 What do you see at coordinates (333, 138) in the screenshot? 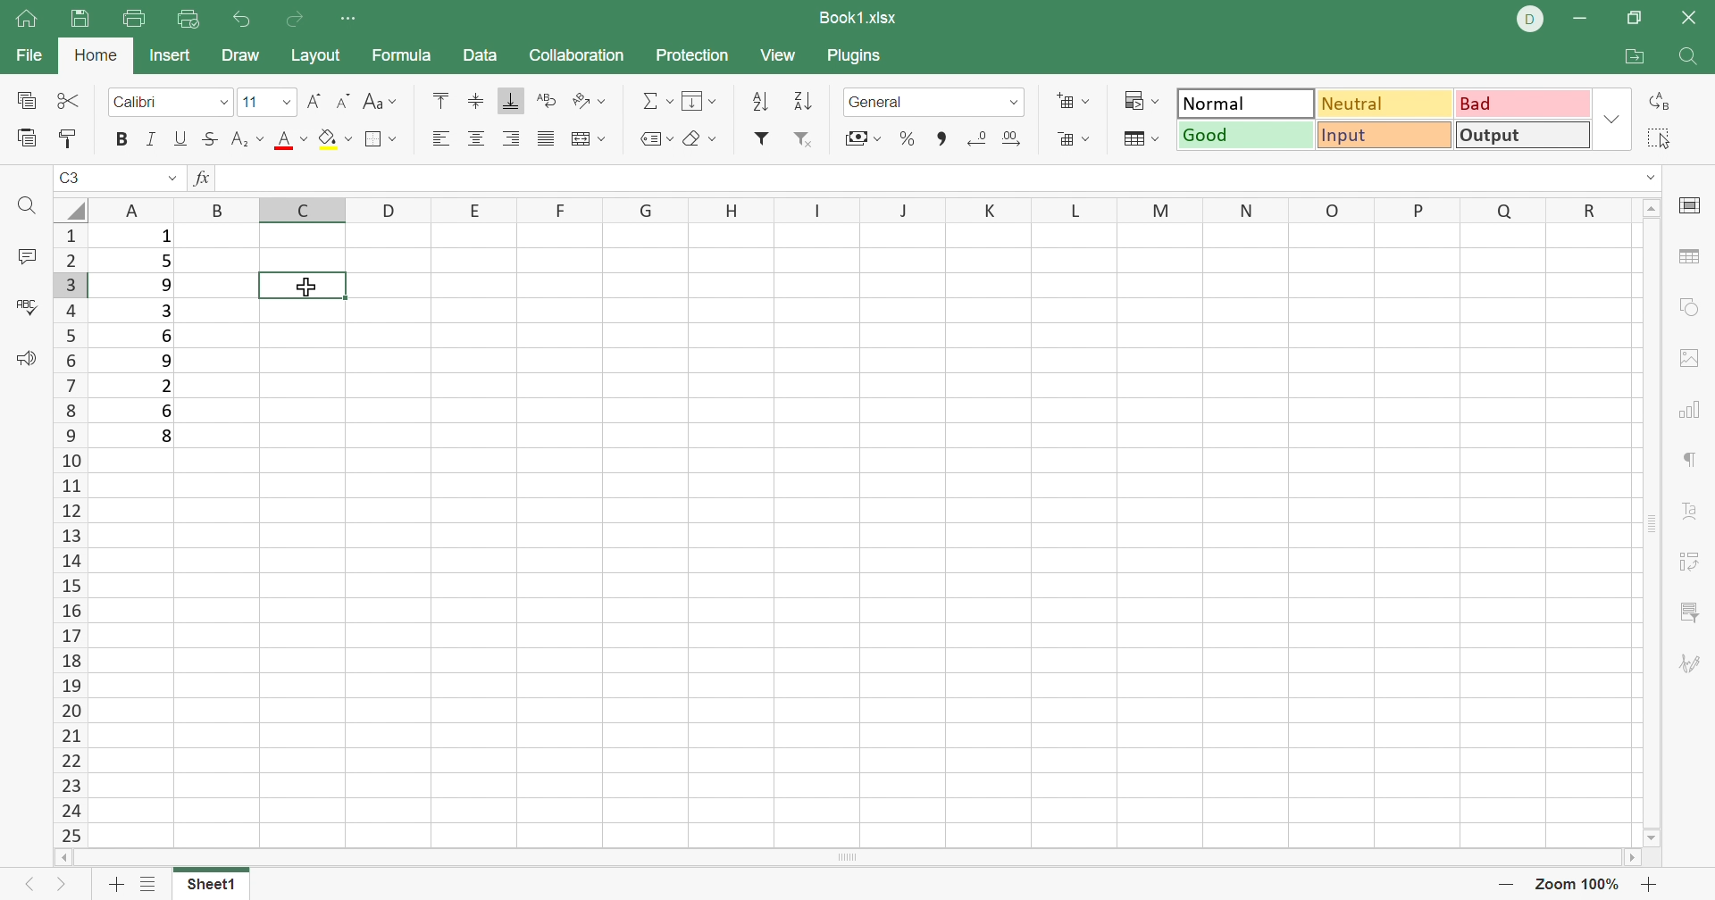
I see `Fil color` at bounding box center [333, 138].